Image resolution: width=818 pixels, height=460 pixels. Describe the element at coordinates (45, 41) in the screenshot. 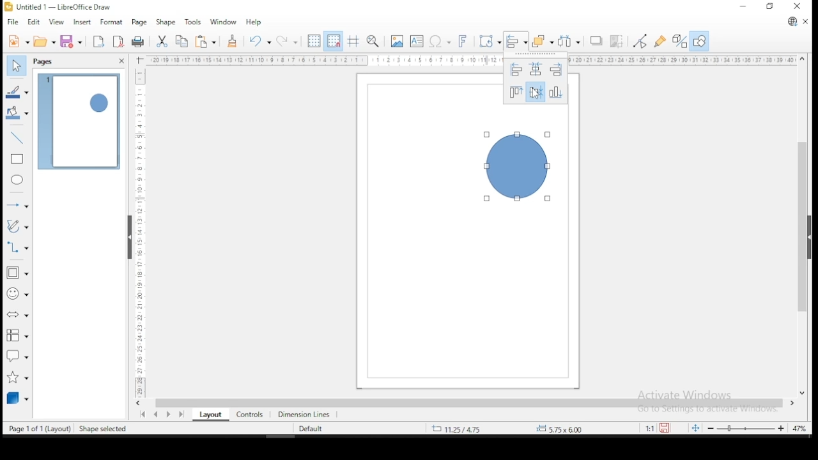

I see `open` at that location.